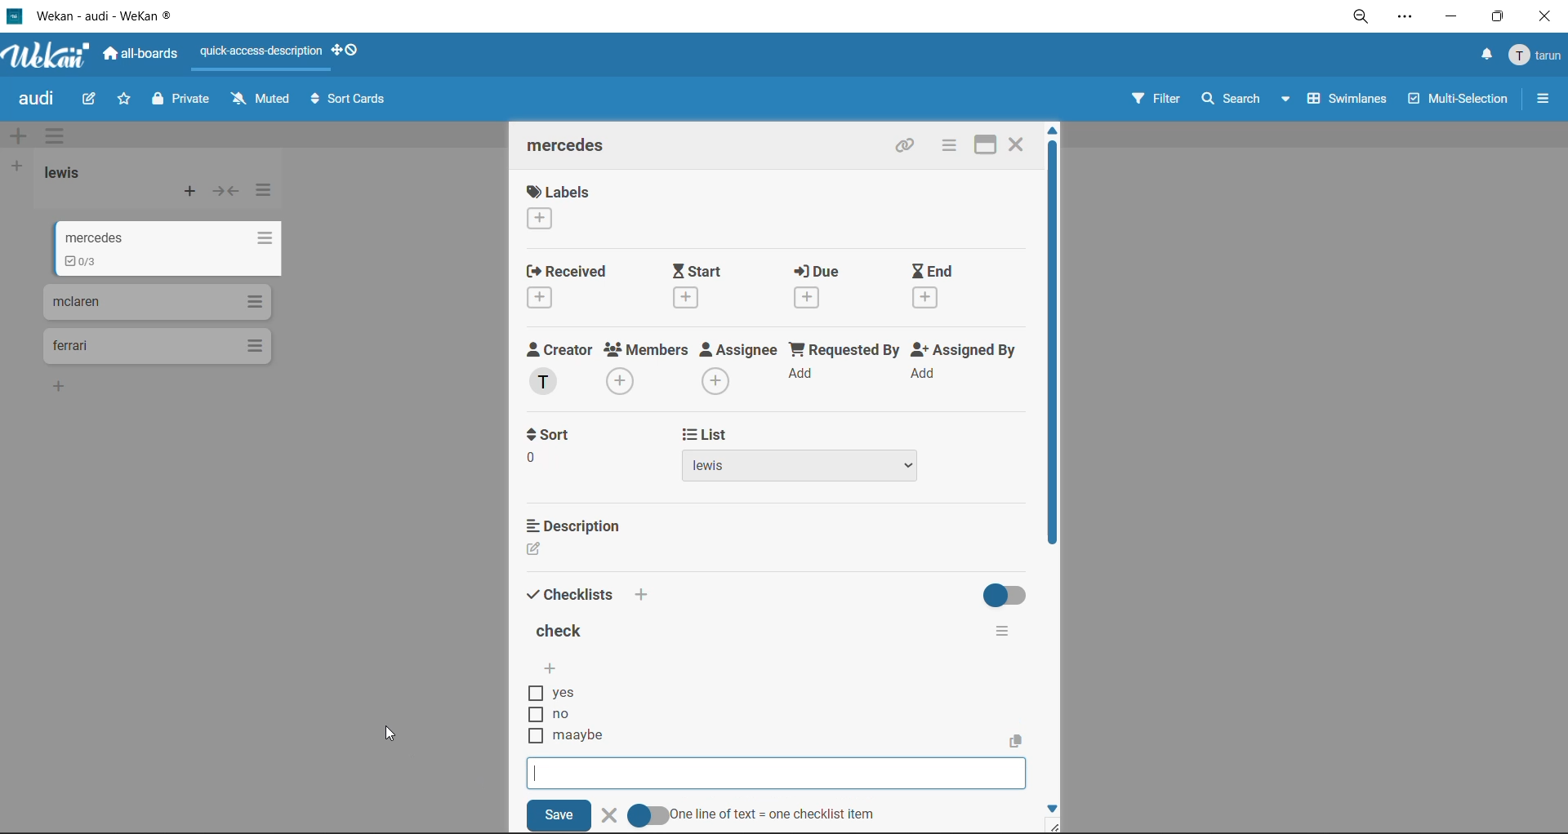 The image size is (1568, 834). Describe the element at coordinates (737, 370) in the screenshot. I see `assignee` at that location.